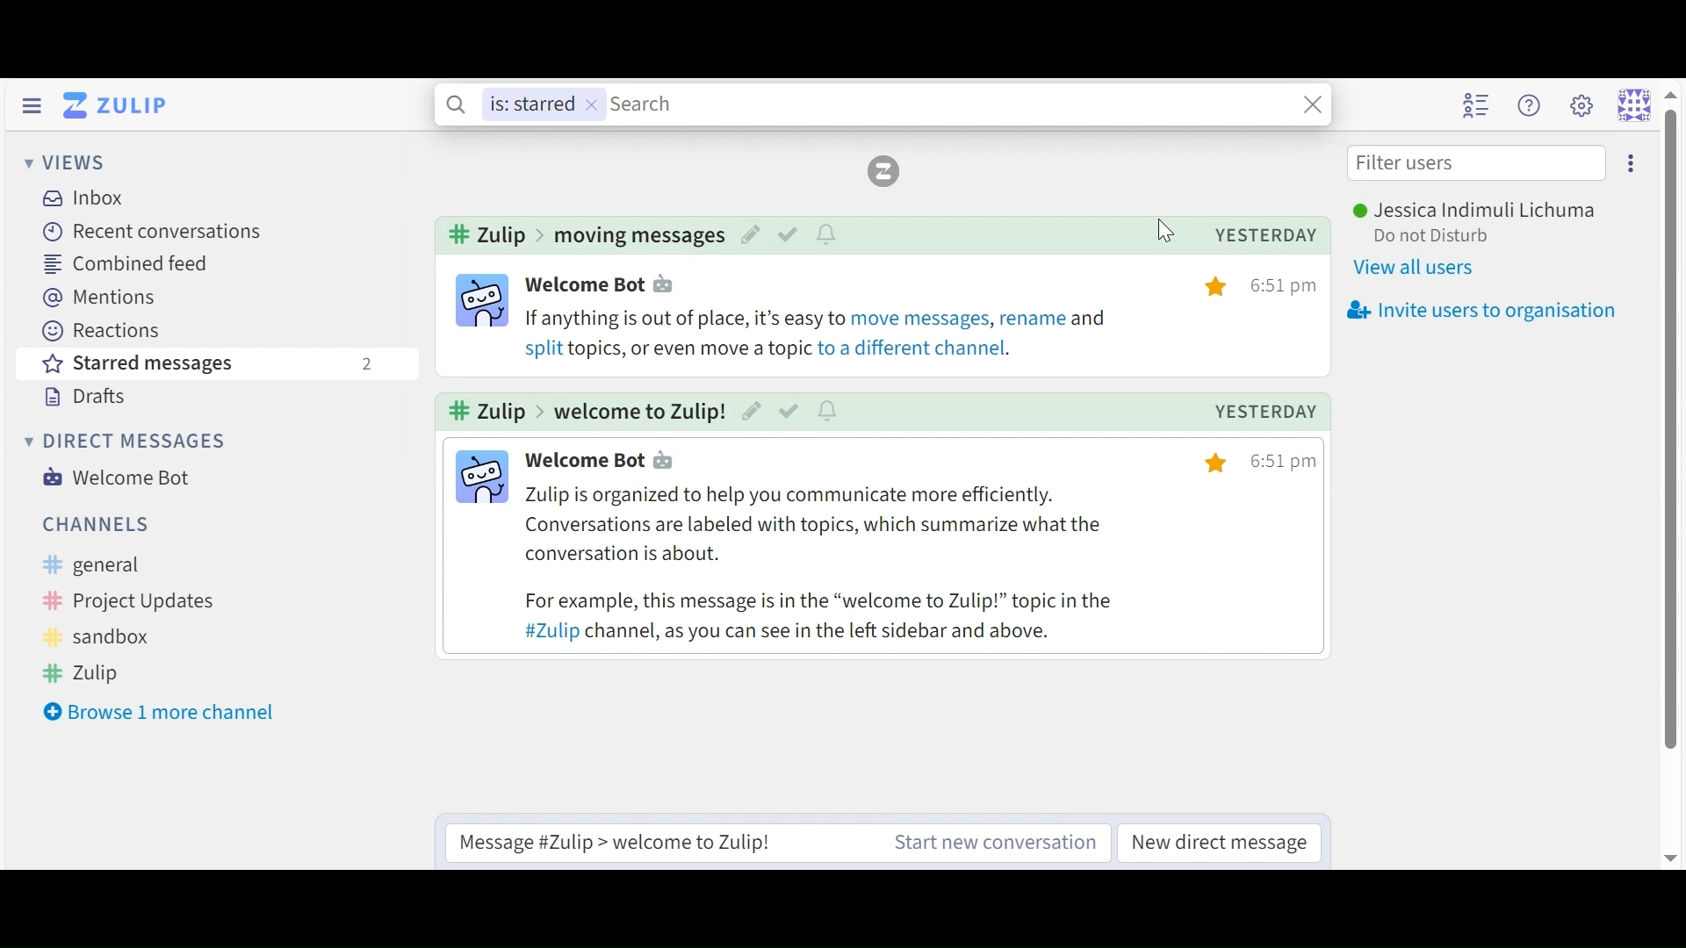 The width and height of the screenshot is (1686, 948). I want to click on Drafts, so click(86, 396).